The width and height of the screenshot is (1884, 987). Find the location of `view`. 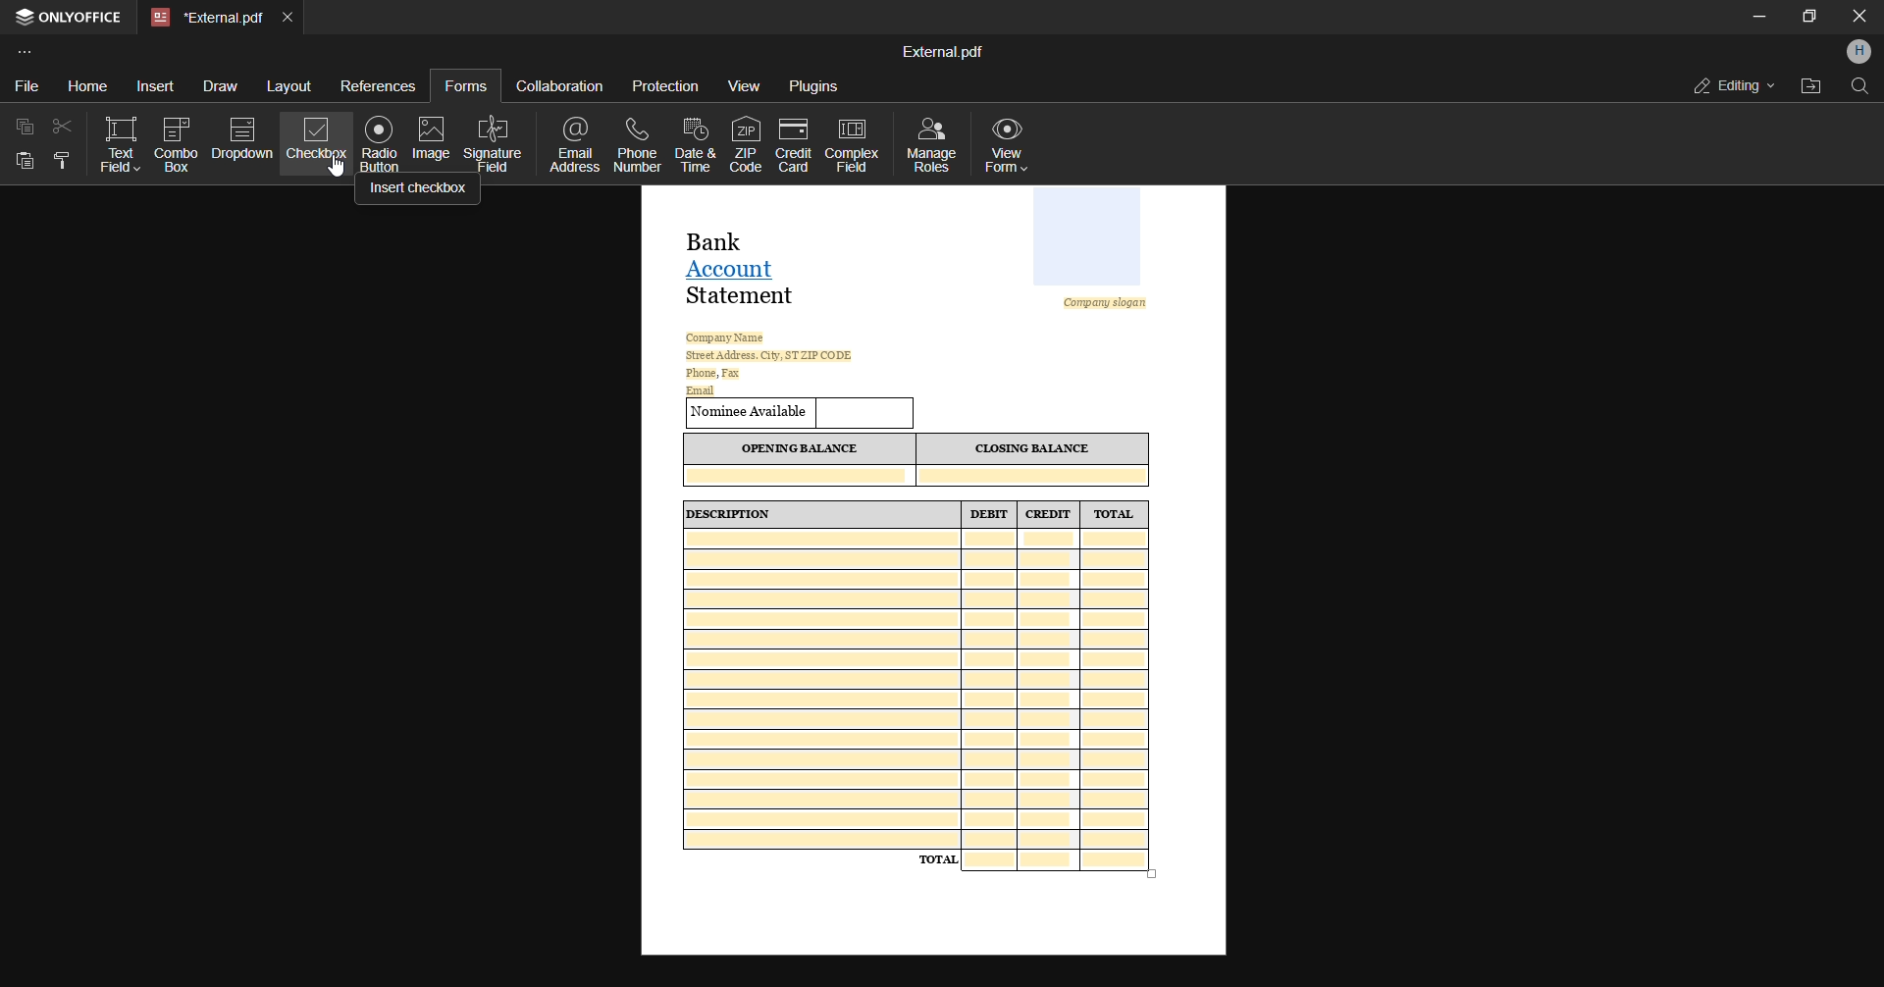

view is located at coordinates (746, 86).